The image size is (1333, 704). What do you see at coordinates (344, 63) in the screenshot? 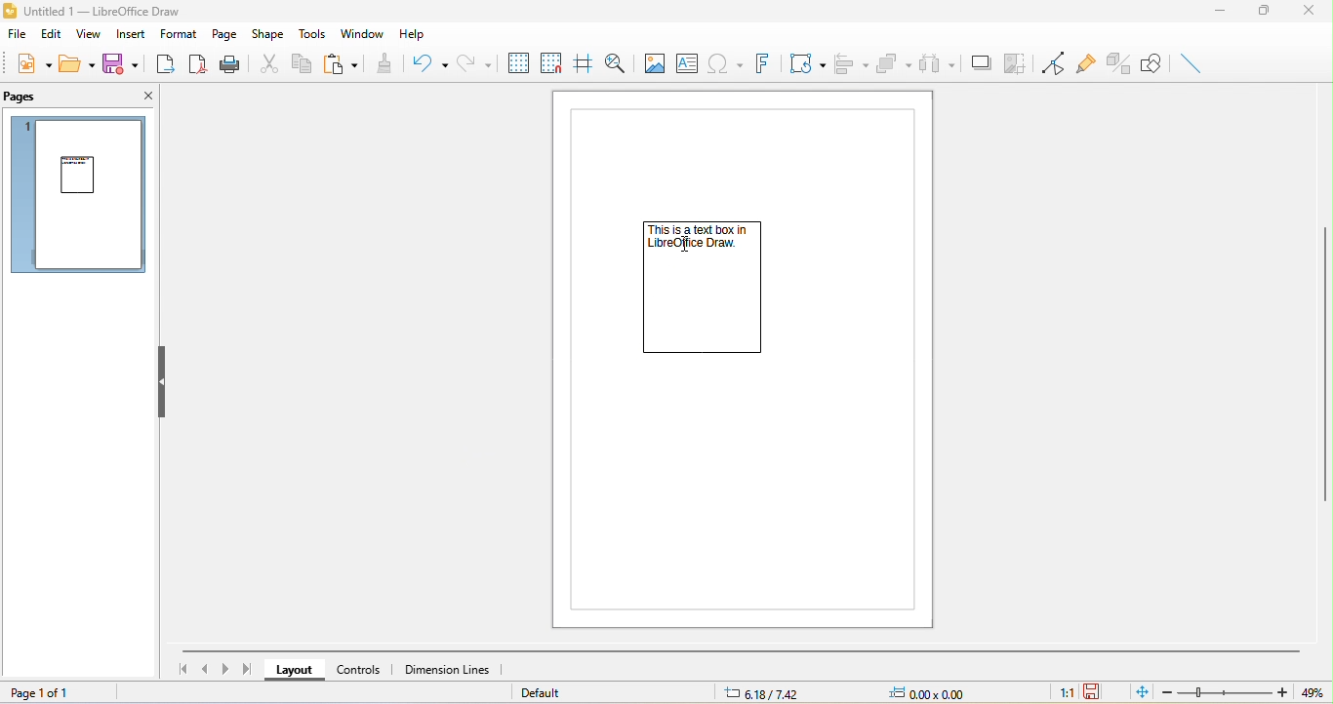
I see `paste` at bounding box center [344, 63].